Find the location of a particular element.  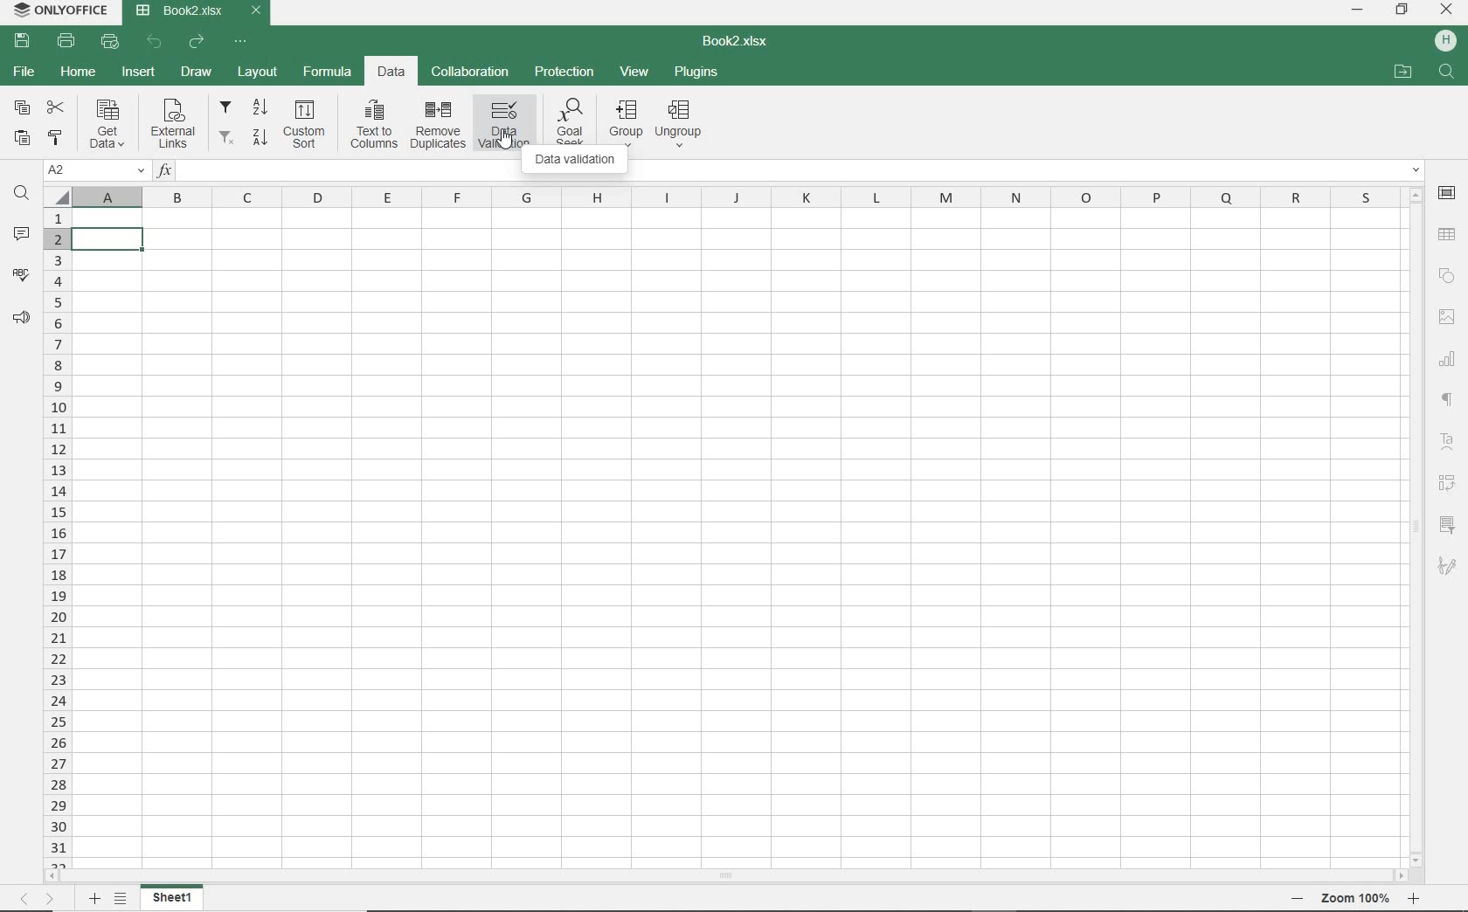

PROTECTION is located at coordinates (563, 73).